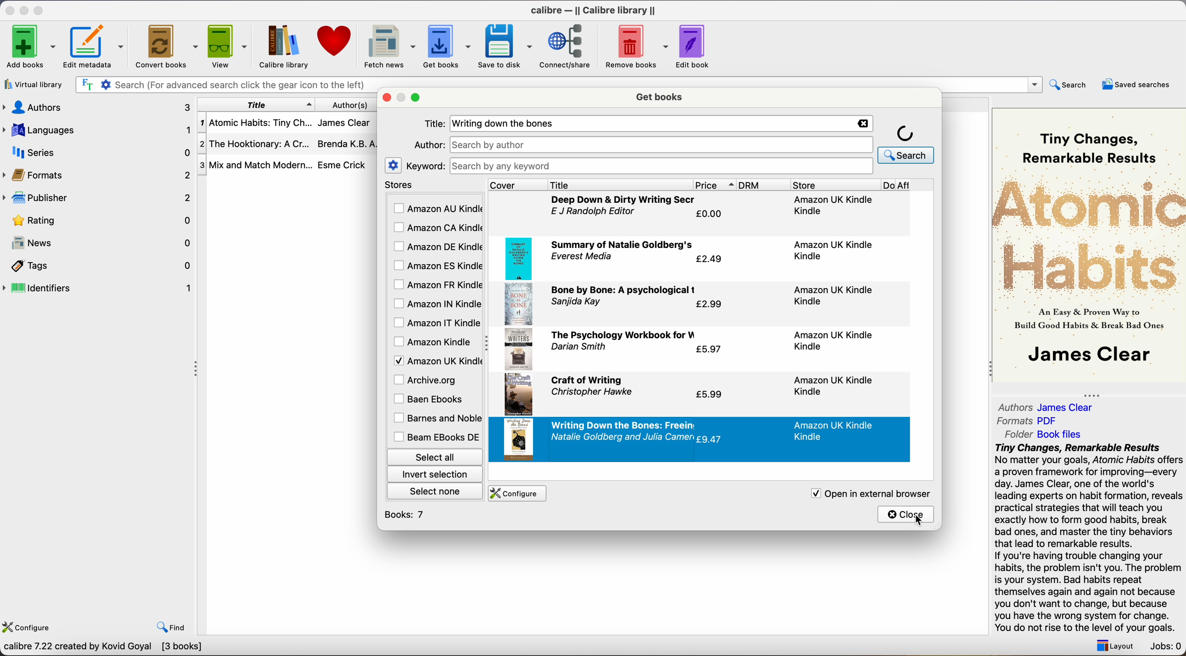 The width and height of the screenshot is (1186, 656). Describe the element at coordinates (711, 439) in the screenshot. I see `€9.47` at that location.